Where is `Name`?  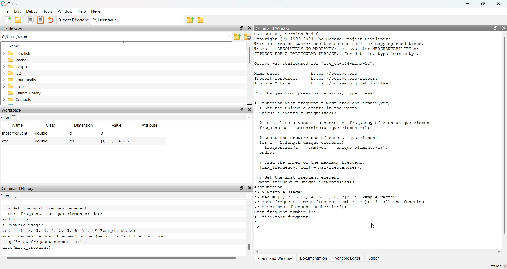
Name is located at coordinates (20, 125).